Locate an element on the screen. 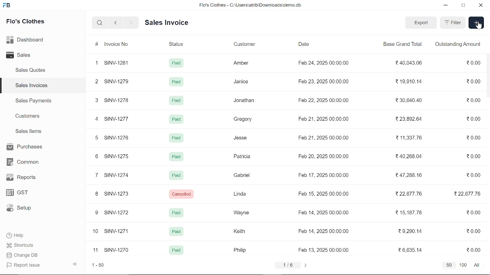 This screenshot has height=275, width=490. Customers is located at coordinates (28, 116).